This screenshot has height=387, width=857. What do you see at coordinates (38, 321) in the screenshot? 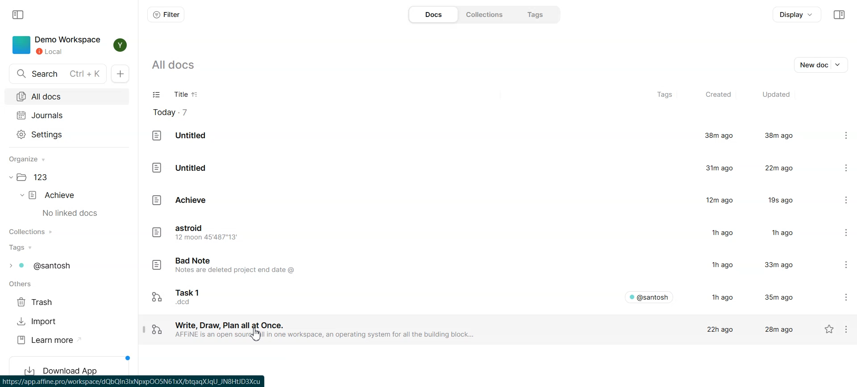
I see `Import` at bounding box center [38, 321].